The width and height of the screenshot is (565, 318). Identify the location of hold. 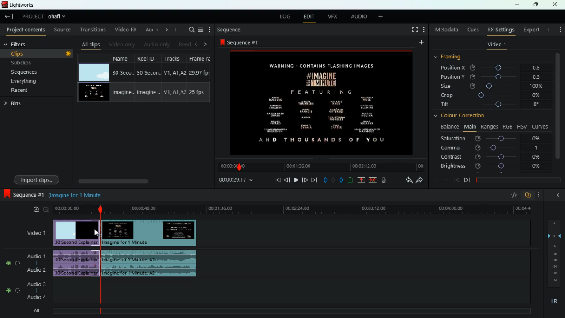
(334, 181).